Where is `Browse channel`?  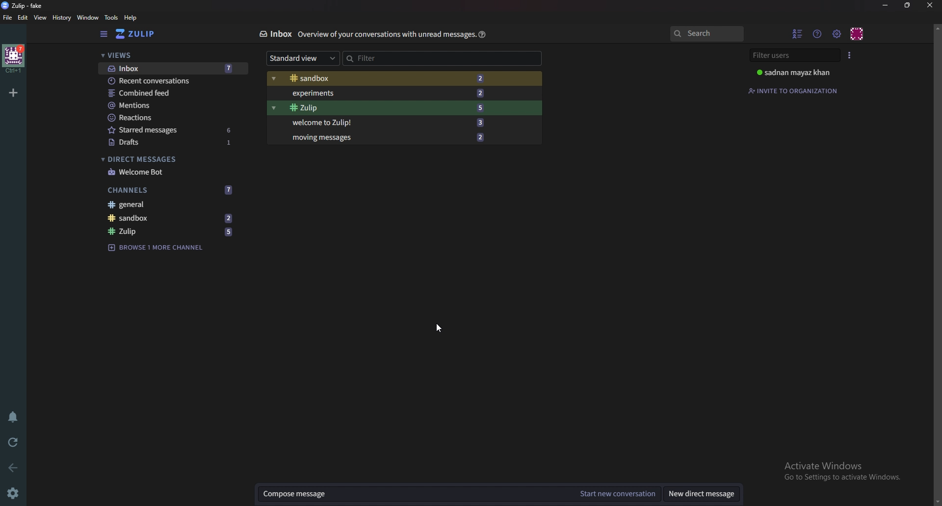
Browse channel is located at coordinates (156, 248).